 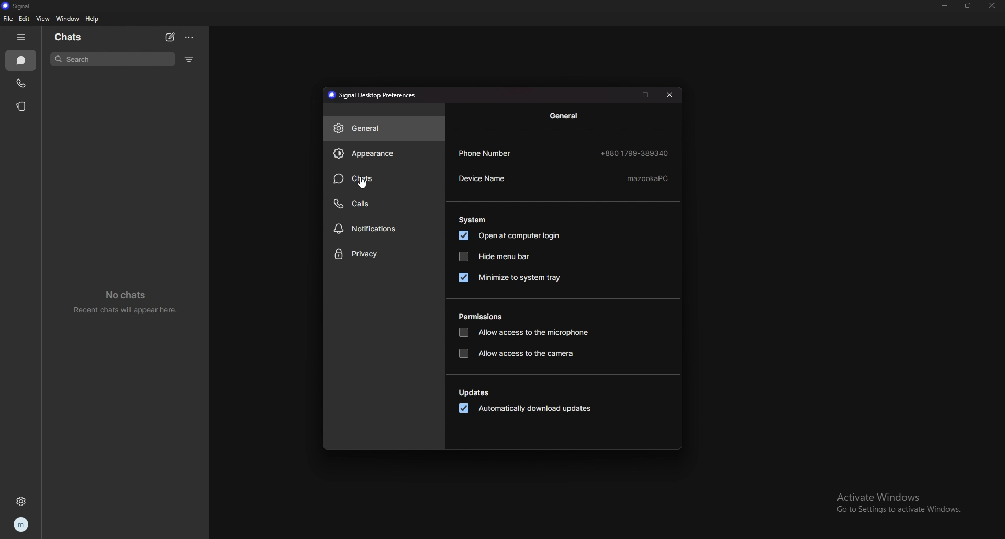 I want to click on signal desktop preferences, so click(x=374, y=94).